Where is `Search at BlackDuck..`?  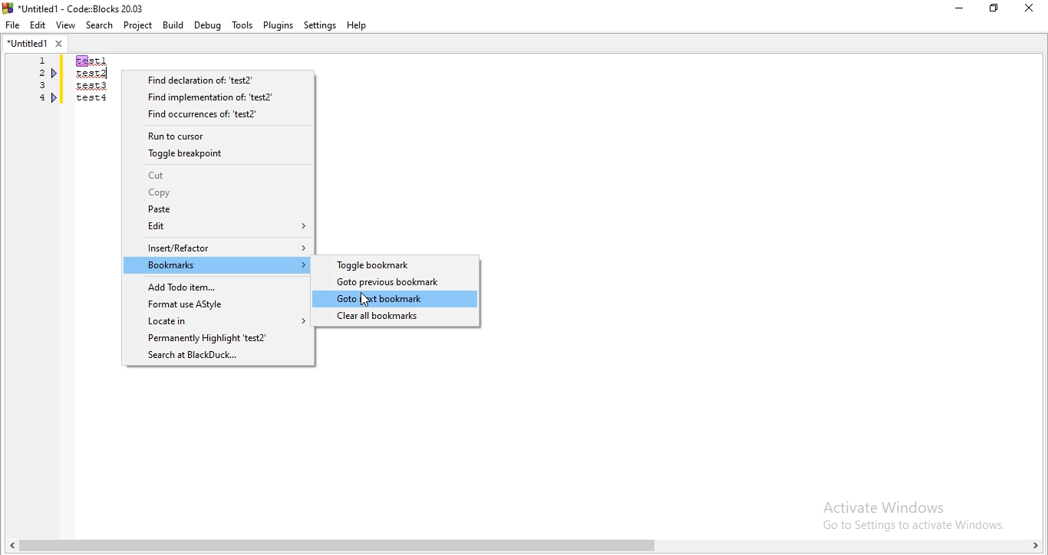 Search at BlackDuck.. is located at coordinates (218, 356).